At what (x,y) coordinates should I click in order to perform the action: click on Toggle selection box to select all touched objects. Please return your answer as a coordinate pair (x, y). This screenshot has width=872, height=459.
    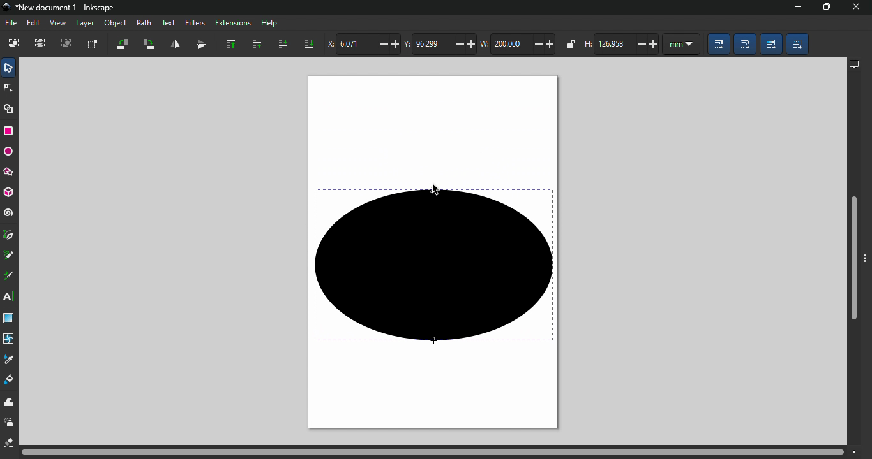
    Looking at the image, I should click on (91, 45).